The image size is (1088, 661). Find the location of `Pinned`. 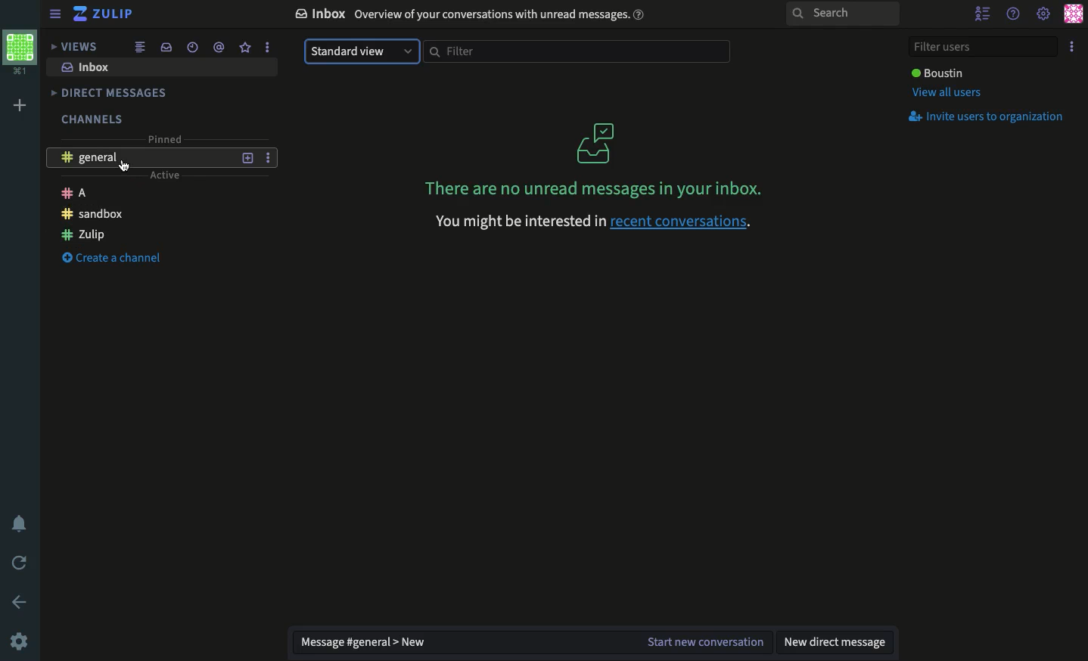

Pinned is located at coordinates (168, 138).